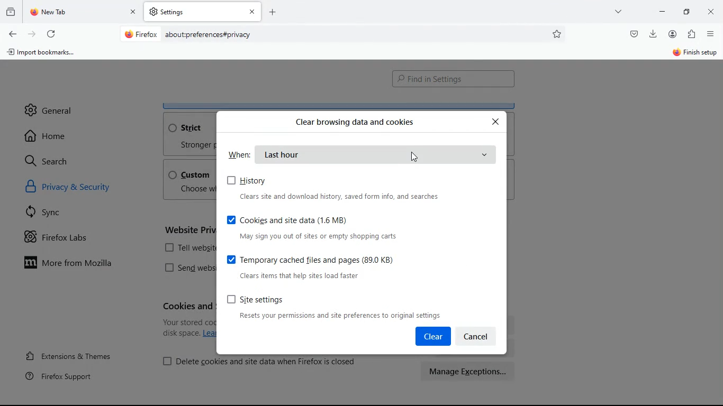  What do you see at coordinates (620, 11) in the screenshot?
I see `more` at bounding box center [620, 11].